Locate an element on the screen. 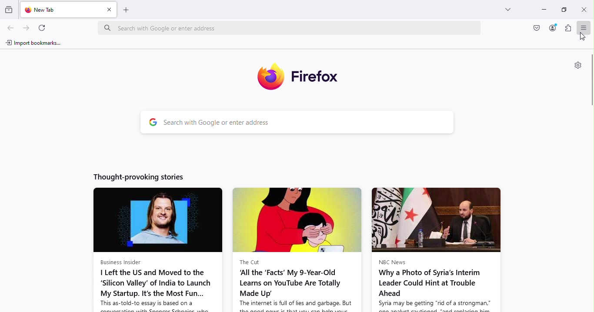 This screenshot has width=594, height=312. Go back one page is located at coordinates (11, 29).